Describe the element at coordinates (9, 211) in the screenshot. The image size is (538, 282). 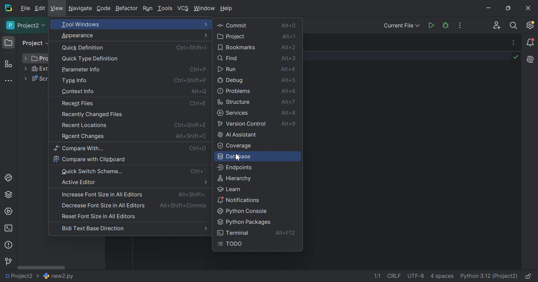
I see `Services` at that location.